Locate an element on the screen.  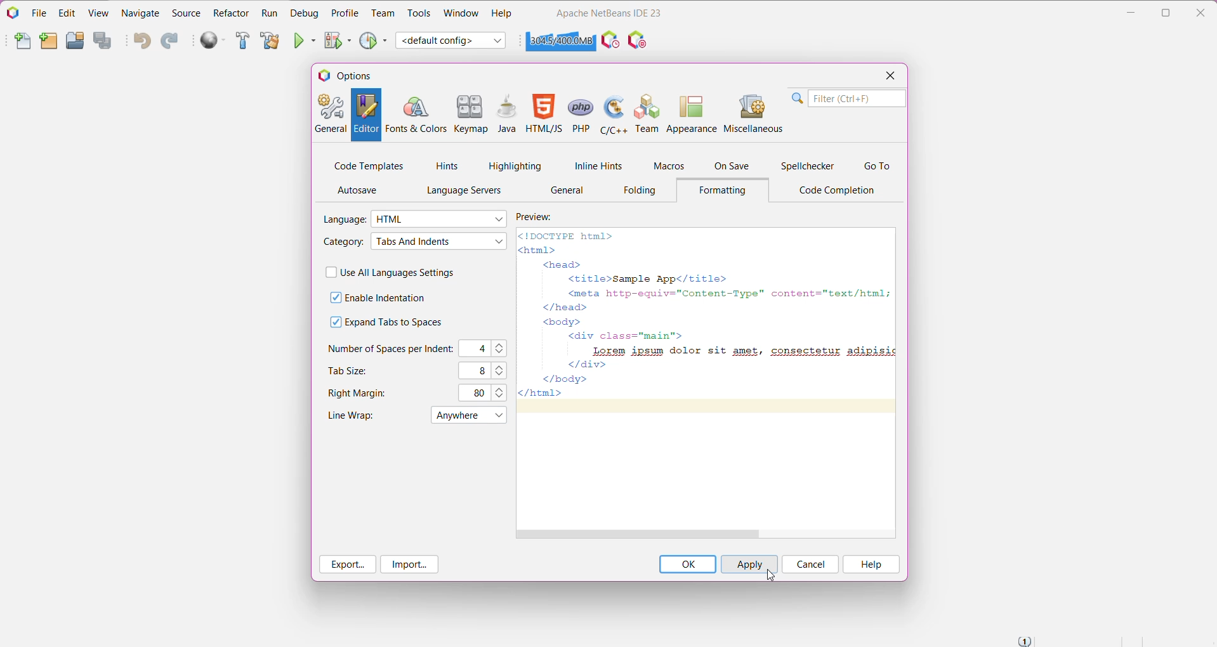
<div class="main"> is located at coordinates (626, 336).